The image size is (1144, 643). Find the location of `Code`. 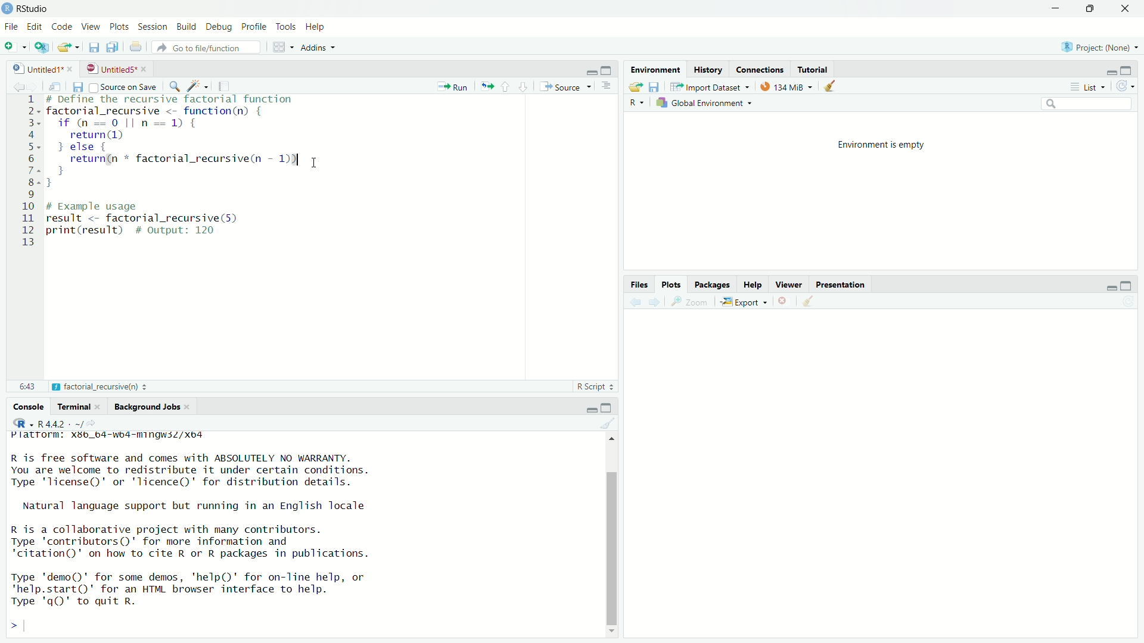

Code is located at coordinates (62, 26).